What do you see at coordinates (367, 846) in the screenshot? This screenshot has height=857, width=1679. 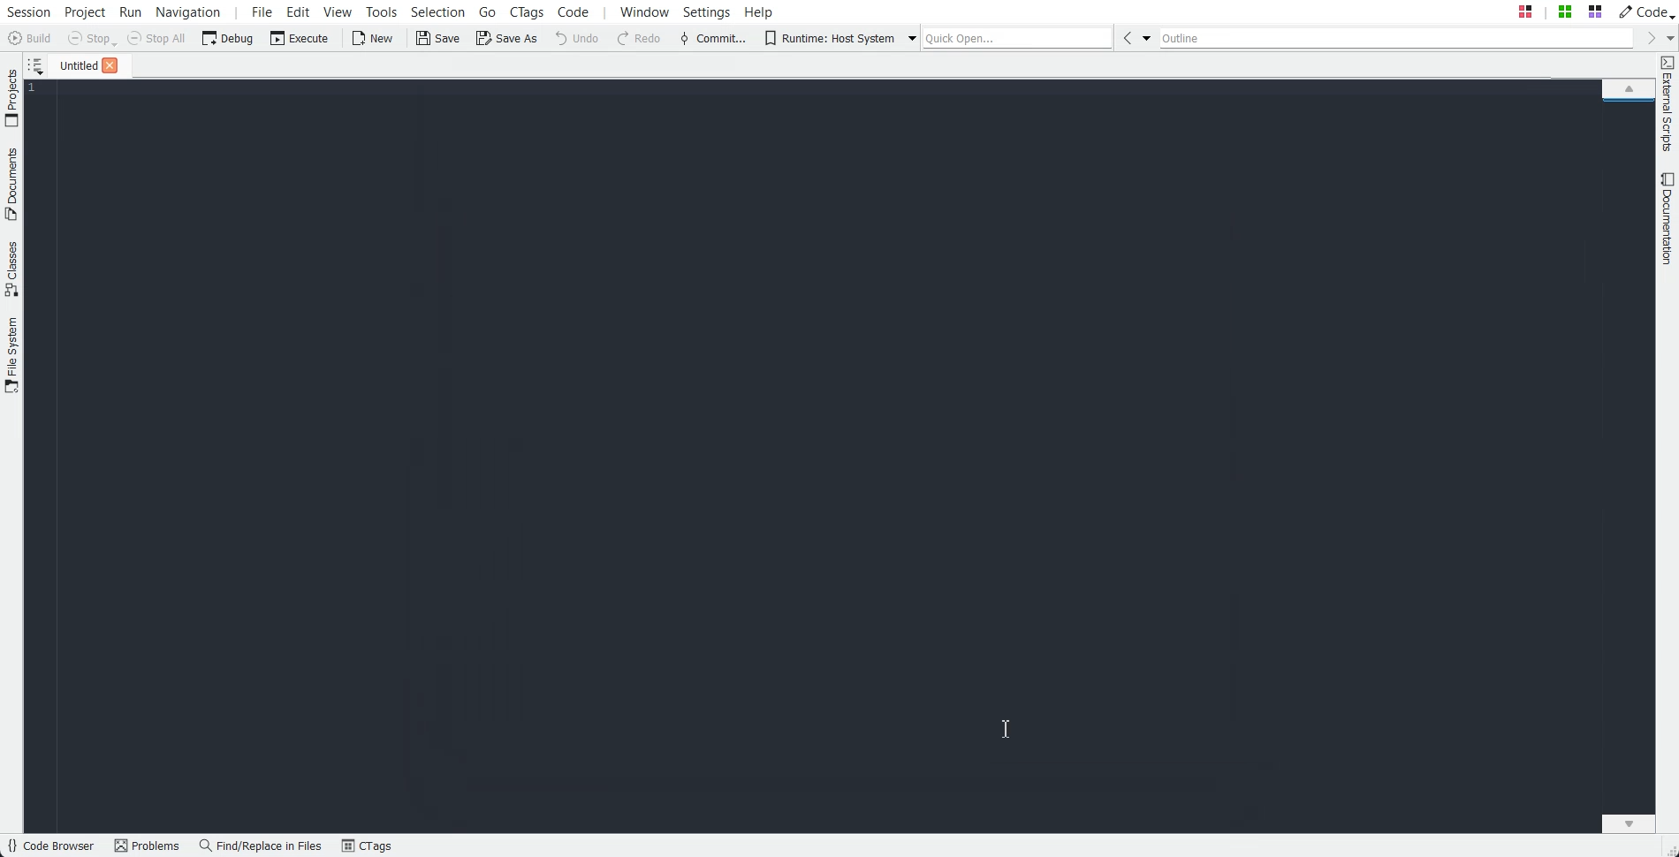 I see `CTags` at bounding box center [367, 846].